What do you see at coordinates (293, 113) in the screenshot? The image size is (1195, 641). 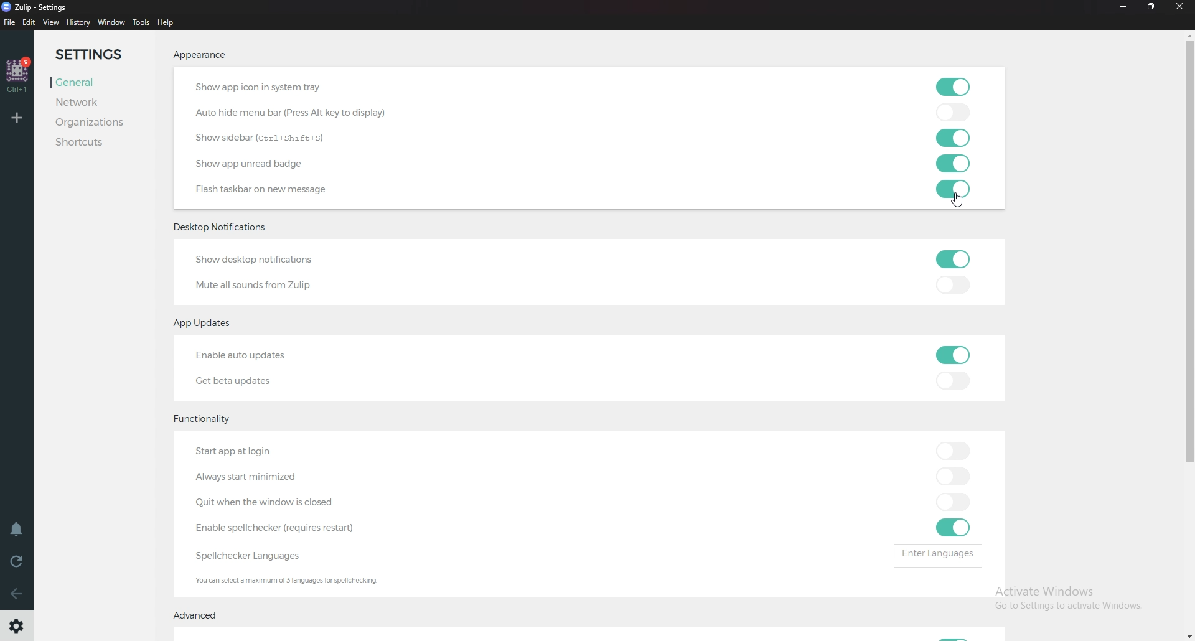 I see `auto hide menu bar` at bounding box center [293, 113].